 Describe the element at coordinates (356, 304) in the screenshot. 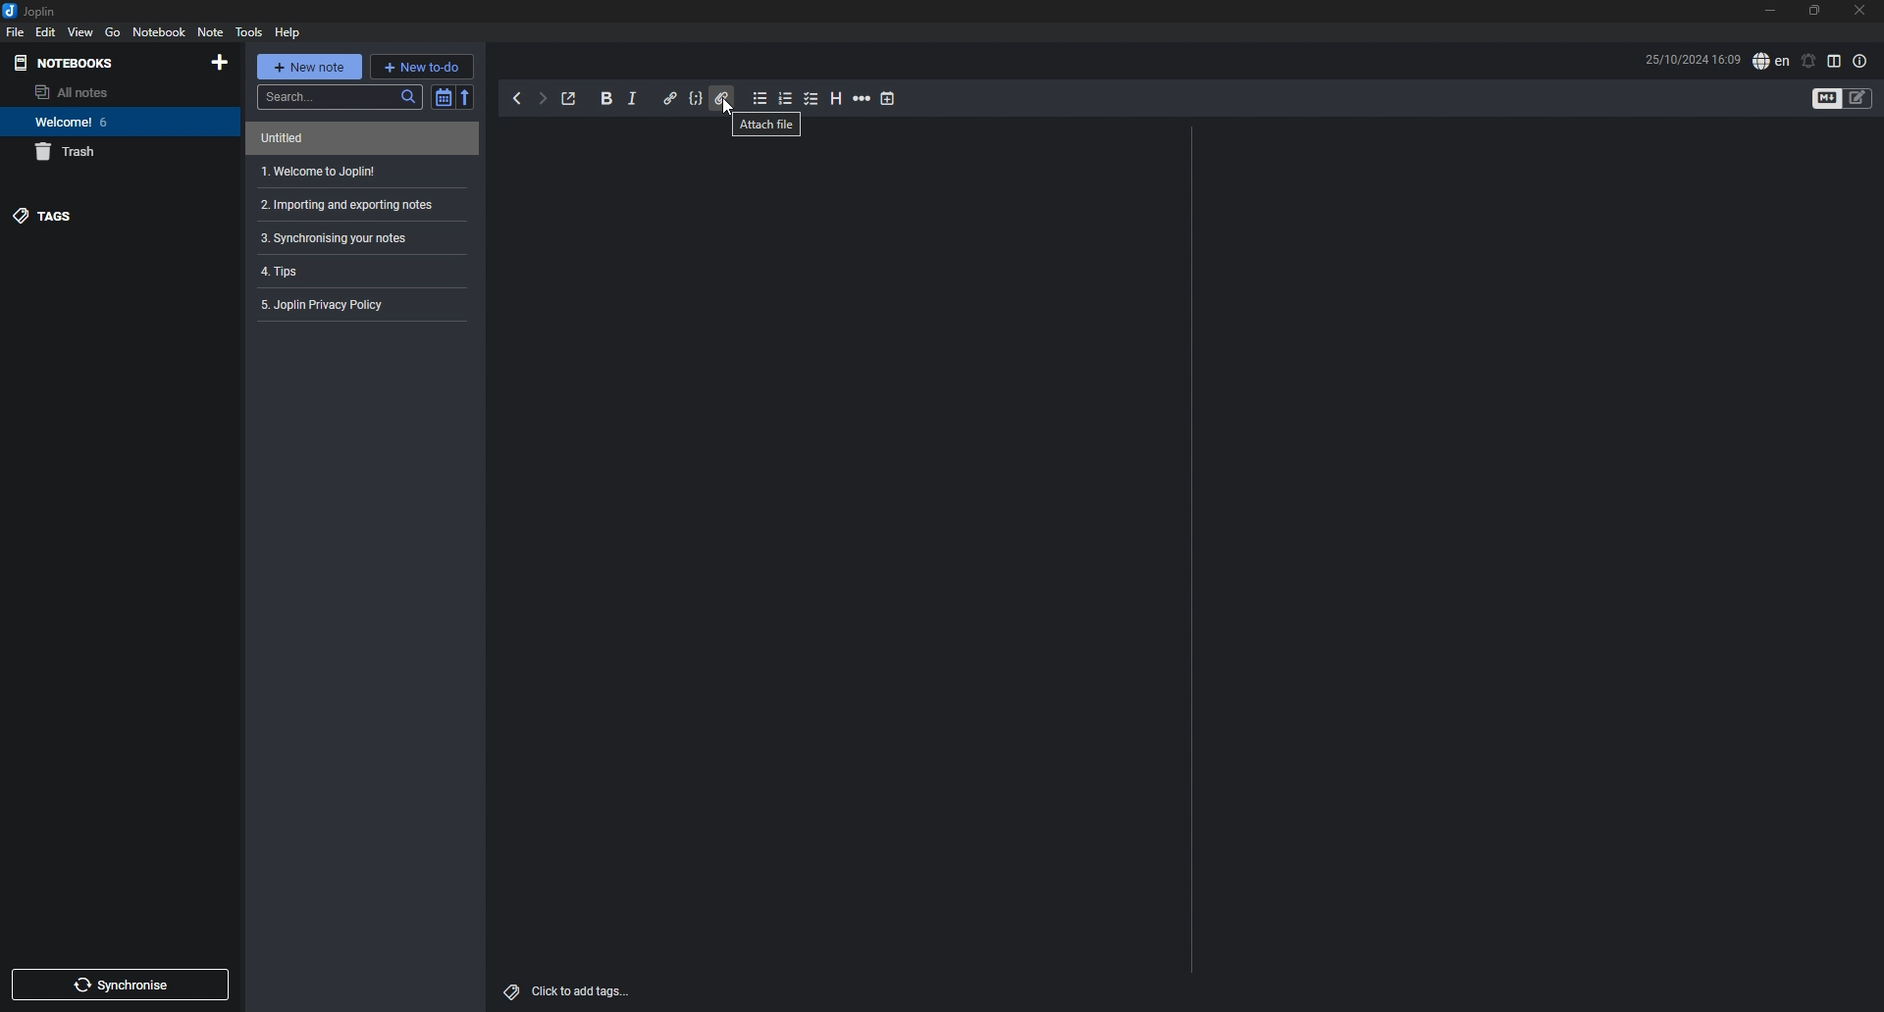

I see `5. Joplin Privacy Policy` at that location.